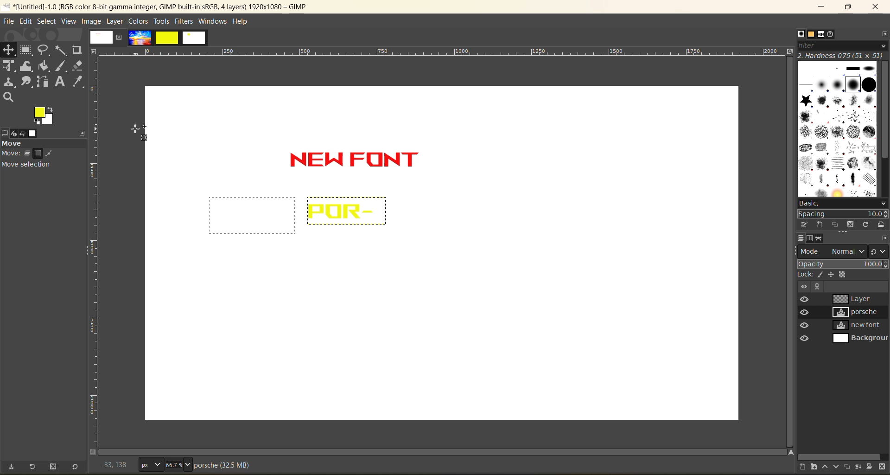  Describe the element at coordinates (836, 466) in the screenshot. I see `lower the layer` at that location.